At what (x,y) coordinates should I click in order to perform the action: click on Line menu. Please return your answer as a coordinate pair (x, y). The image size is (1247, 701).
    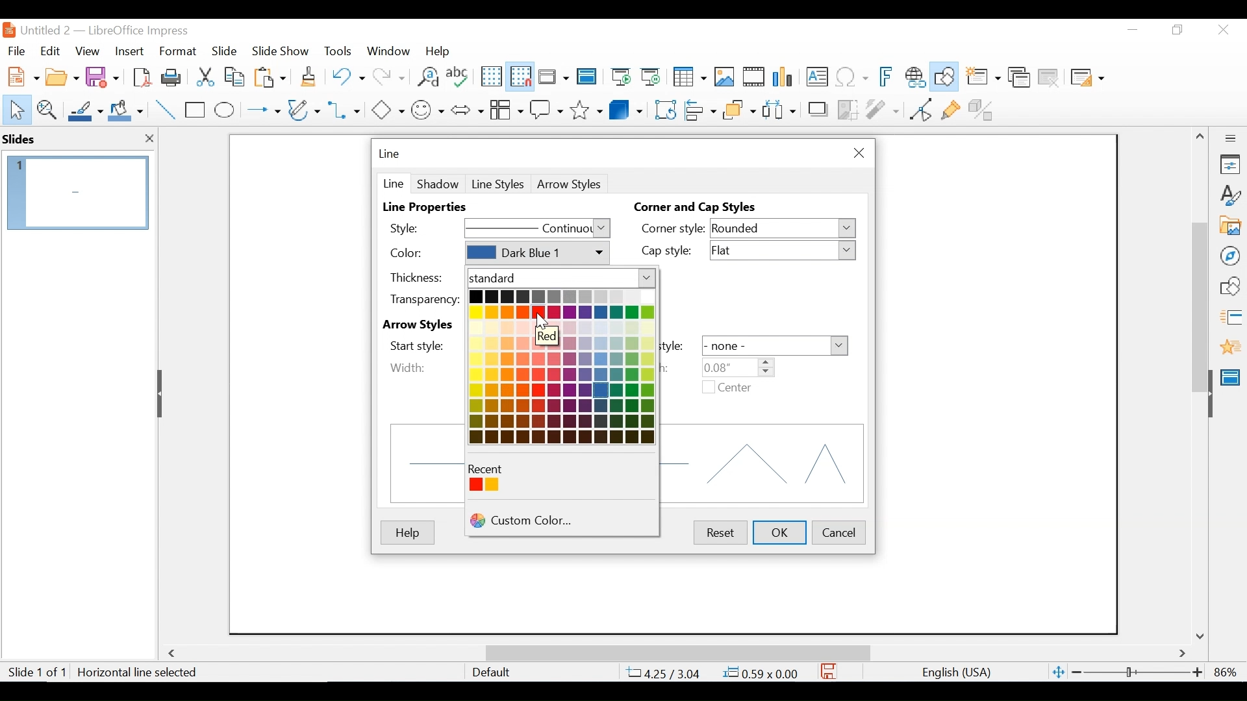
    Looking at the image, I should click on (390, 154).